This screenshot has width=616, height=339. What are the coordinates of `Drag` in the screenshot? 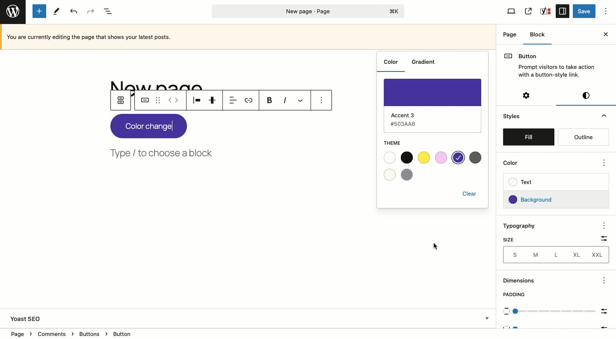 It's located at (157, 101).